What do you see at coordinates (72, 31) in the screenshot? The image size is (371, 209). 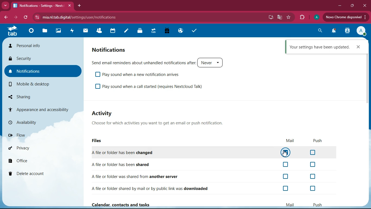 I see `activity` at bounding box center [72, 31].